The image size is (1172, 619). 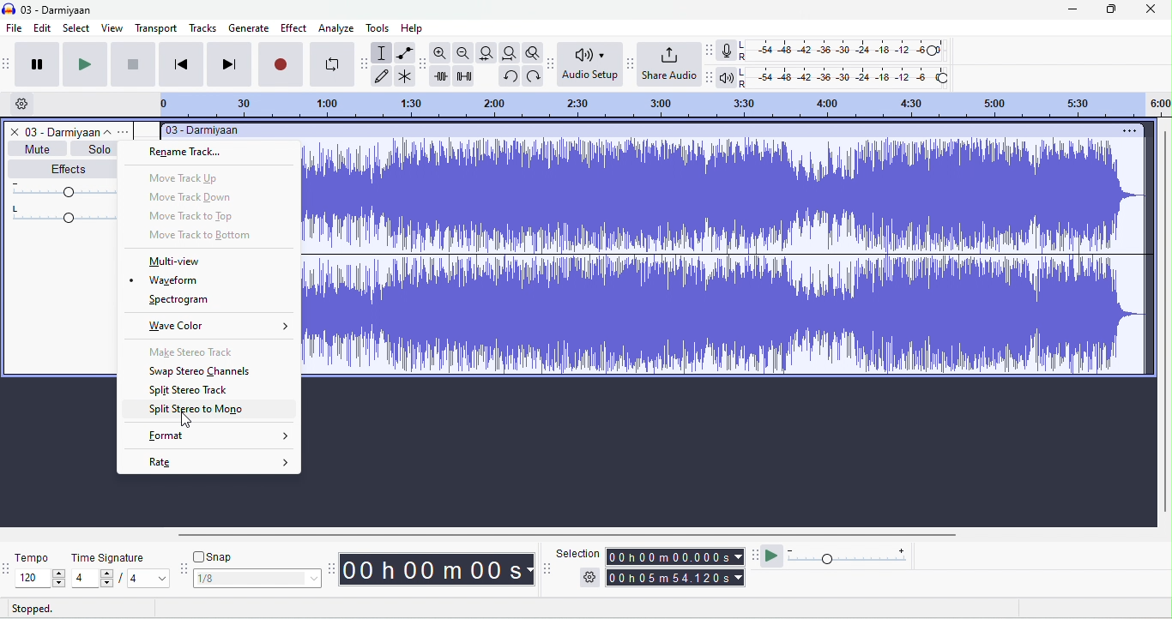 I want to click on tracks, so click(x=202, y=29).